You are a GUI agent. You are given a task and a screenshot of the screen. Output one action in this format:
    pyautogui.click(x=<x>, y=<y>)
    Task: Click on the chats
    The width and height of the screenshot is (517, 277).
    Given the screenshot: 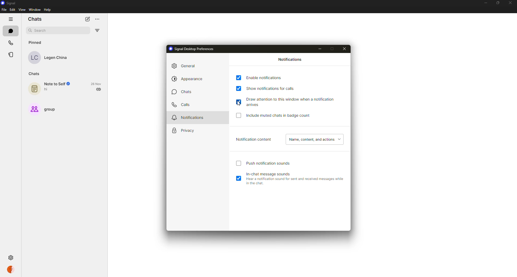 What is the action you would take?
    pyautogui.click(x=35, y=73)
    